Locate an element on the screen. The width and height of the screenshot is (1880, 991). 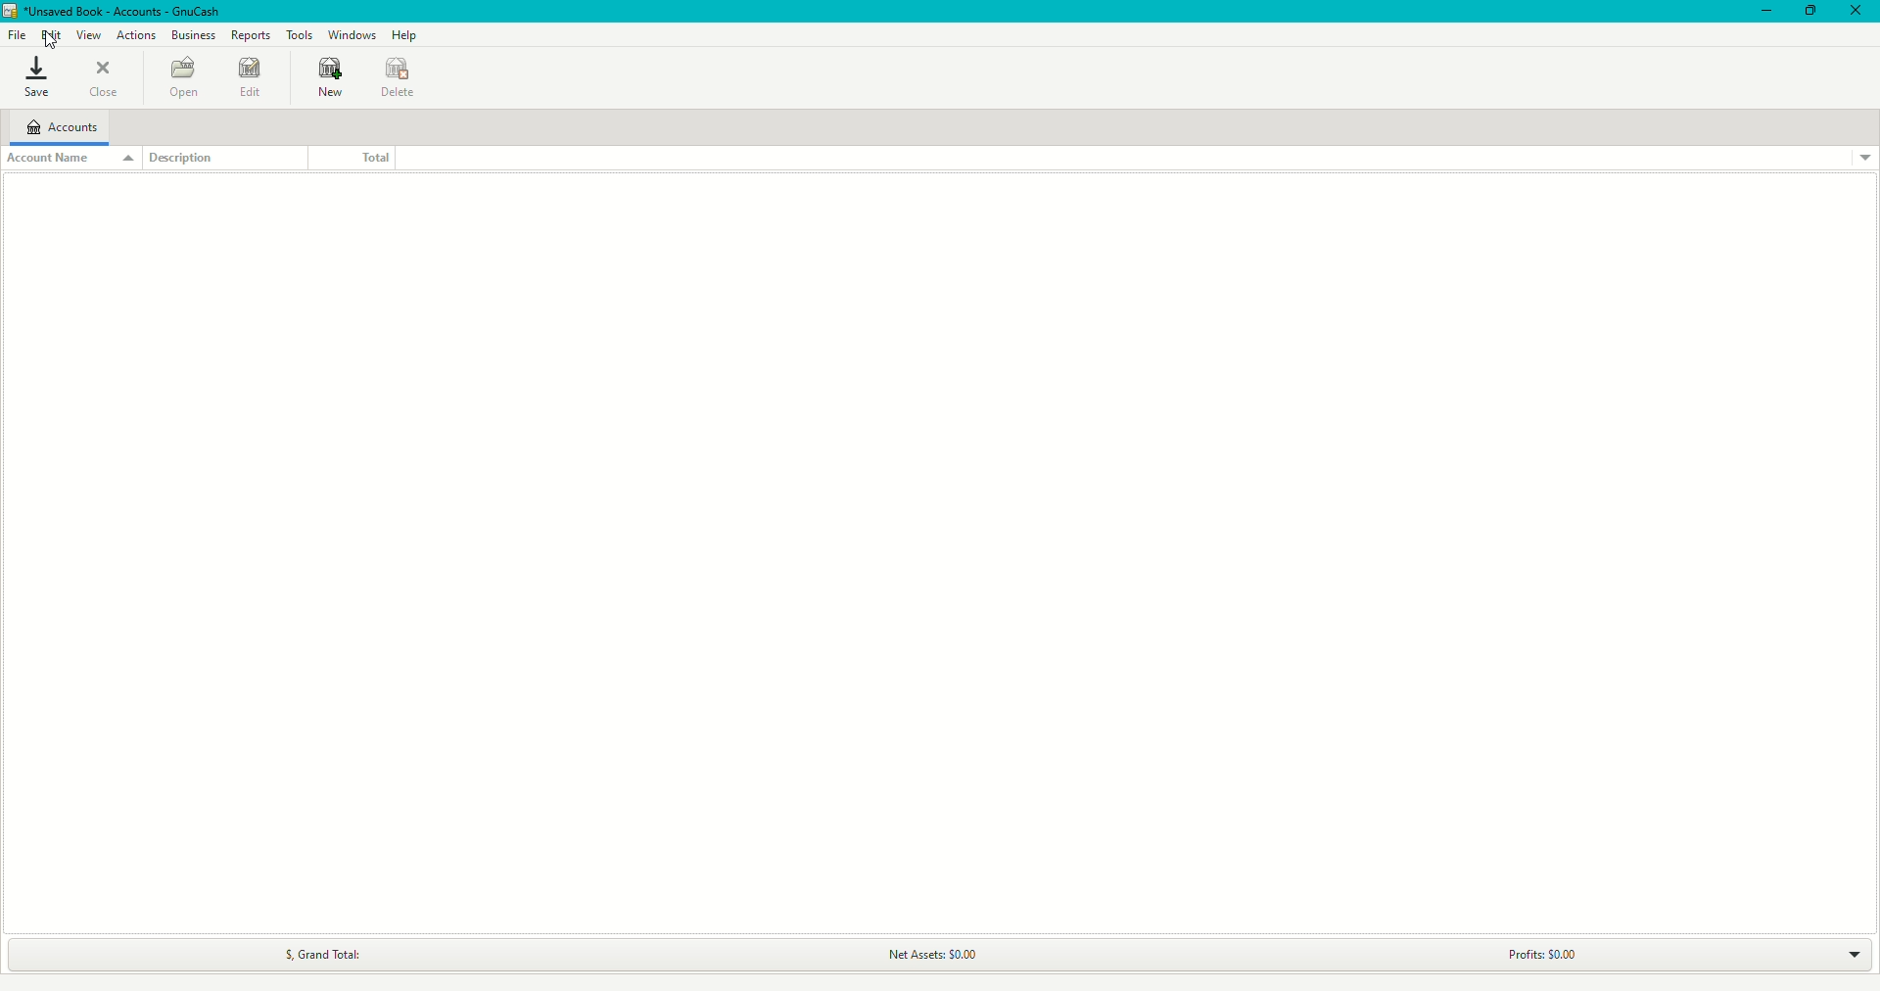
Help is located at coordinates (407, 35).